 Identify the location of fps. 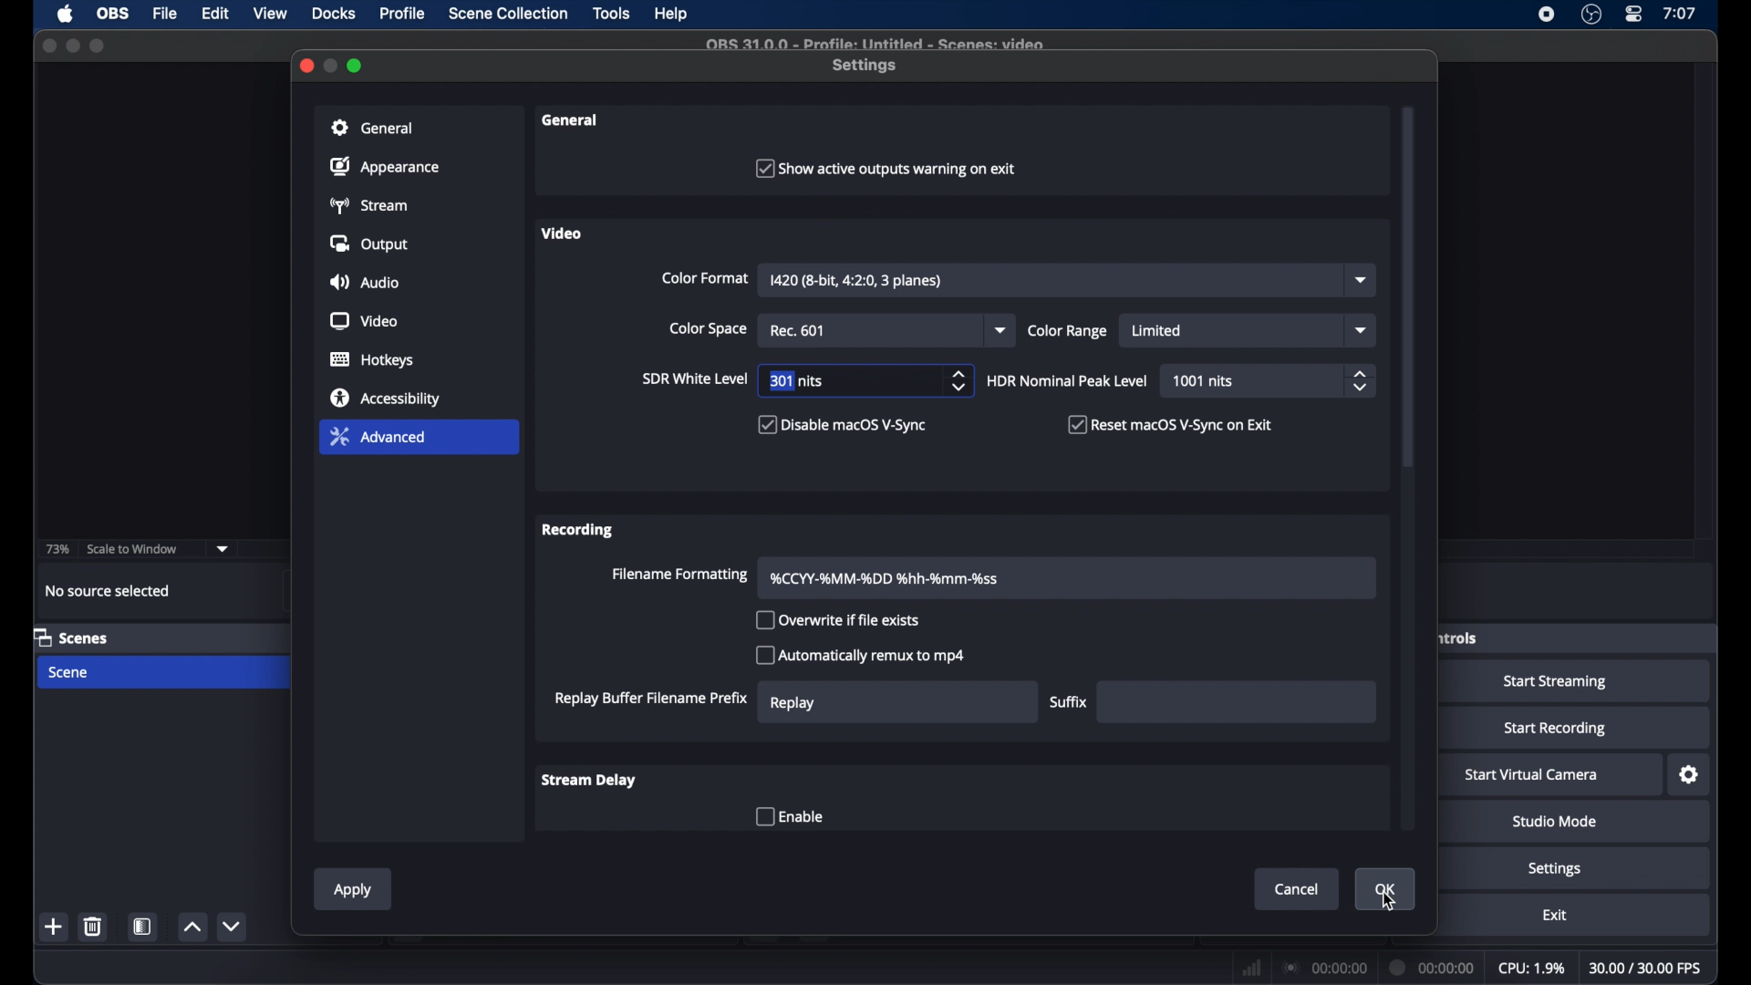
(1646, 969).